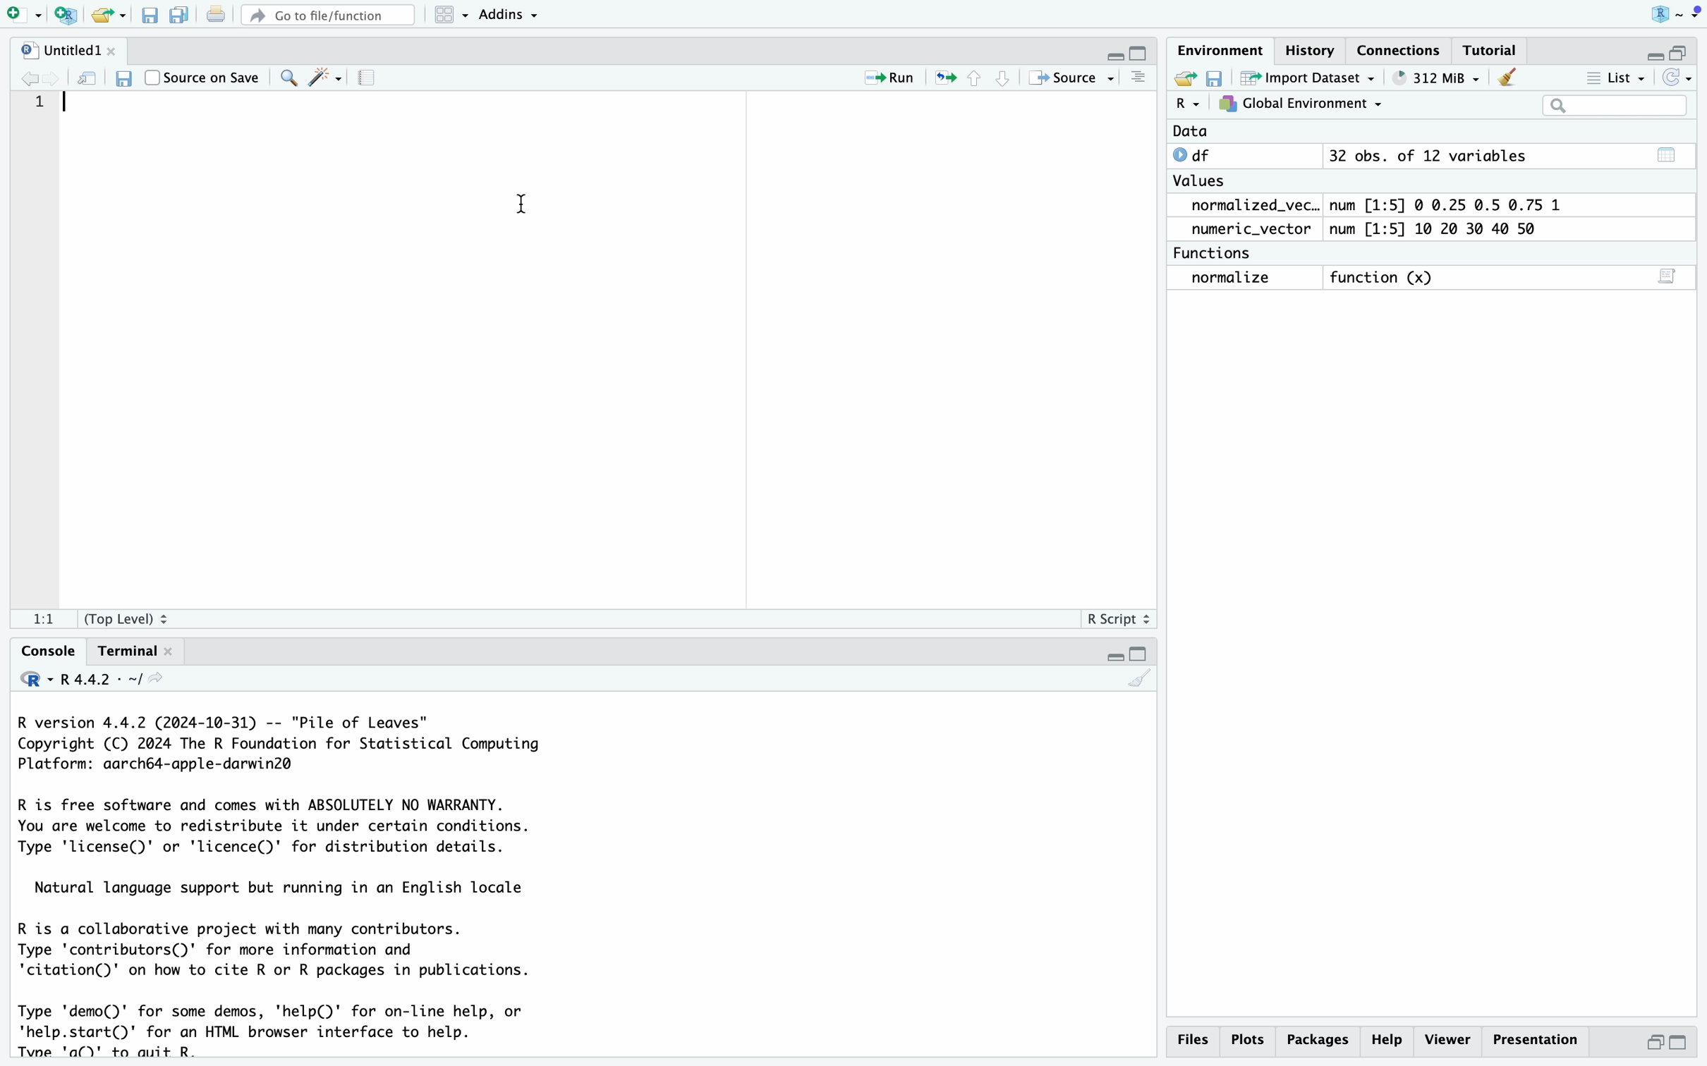 This screenshot has width=1707, height=1066. Describe the element at coordinates (131, 651) in the screenshot. I see `Terminal` at that location.